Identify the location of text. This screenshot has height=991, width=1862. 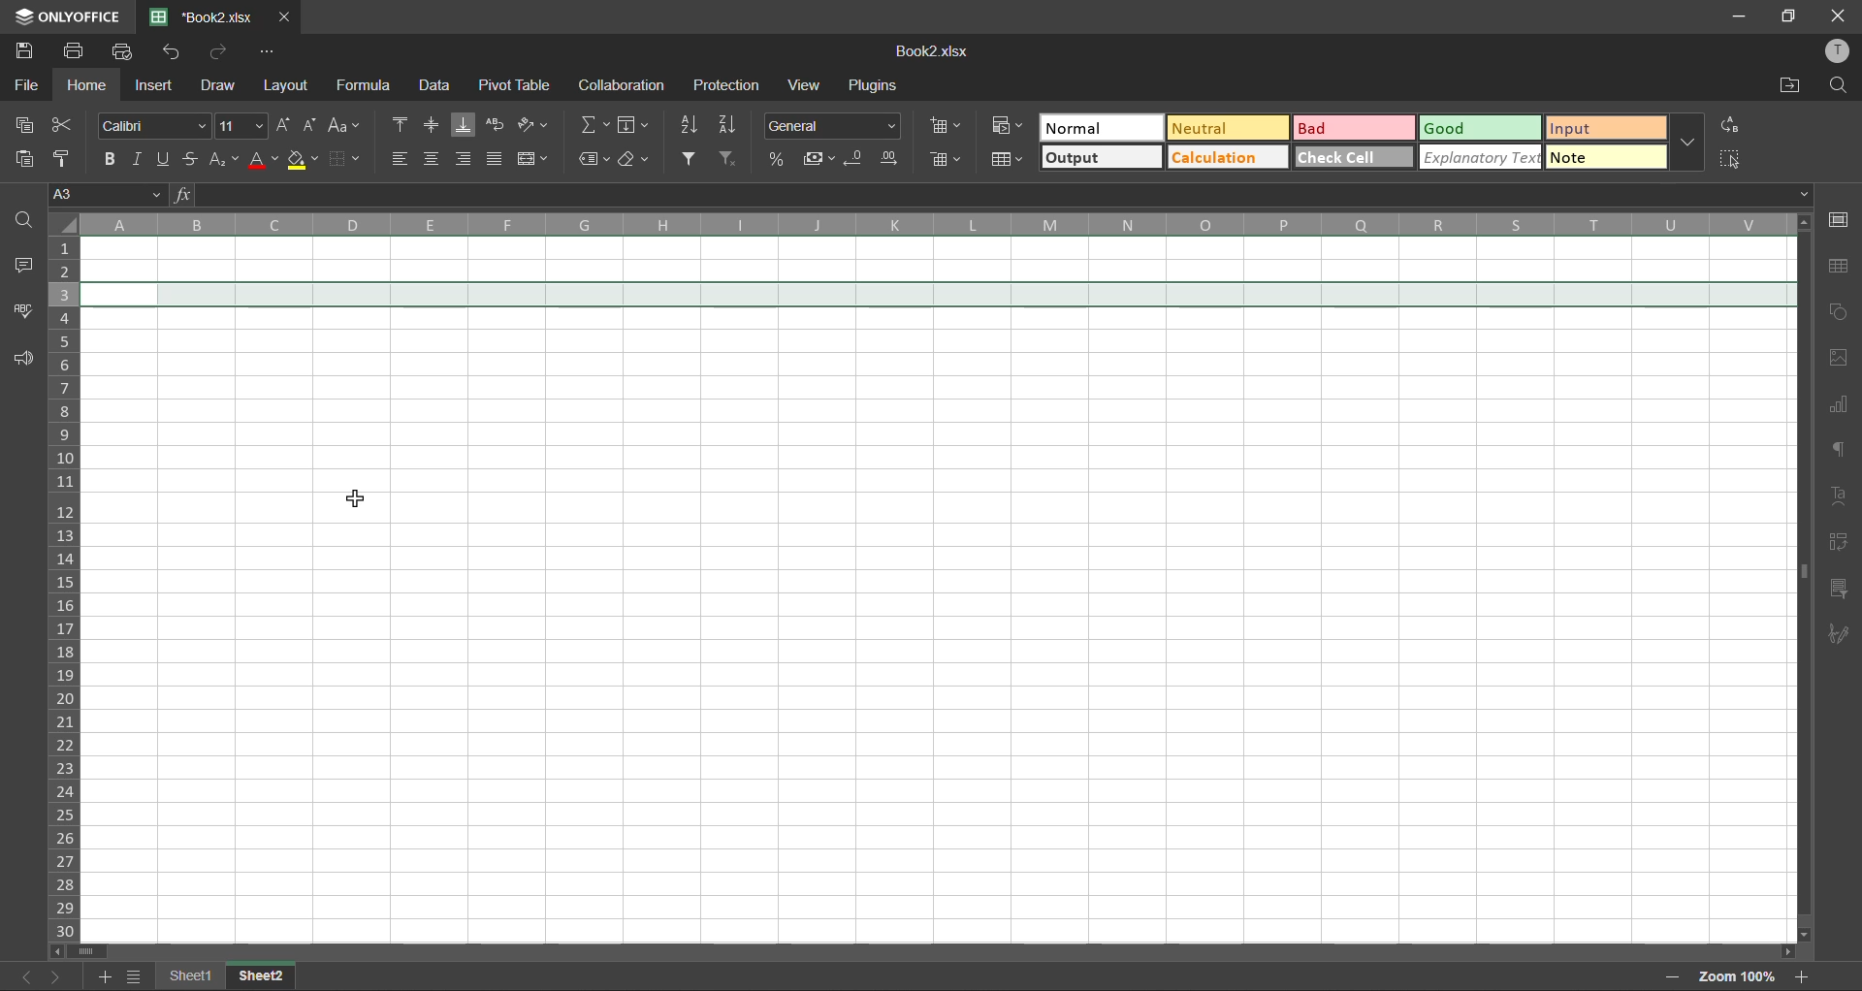
(1844, 494).